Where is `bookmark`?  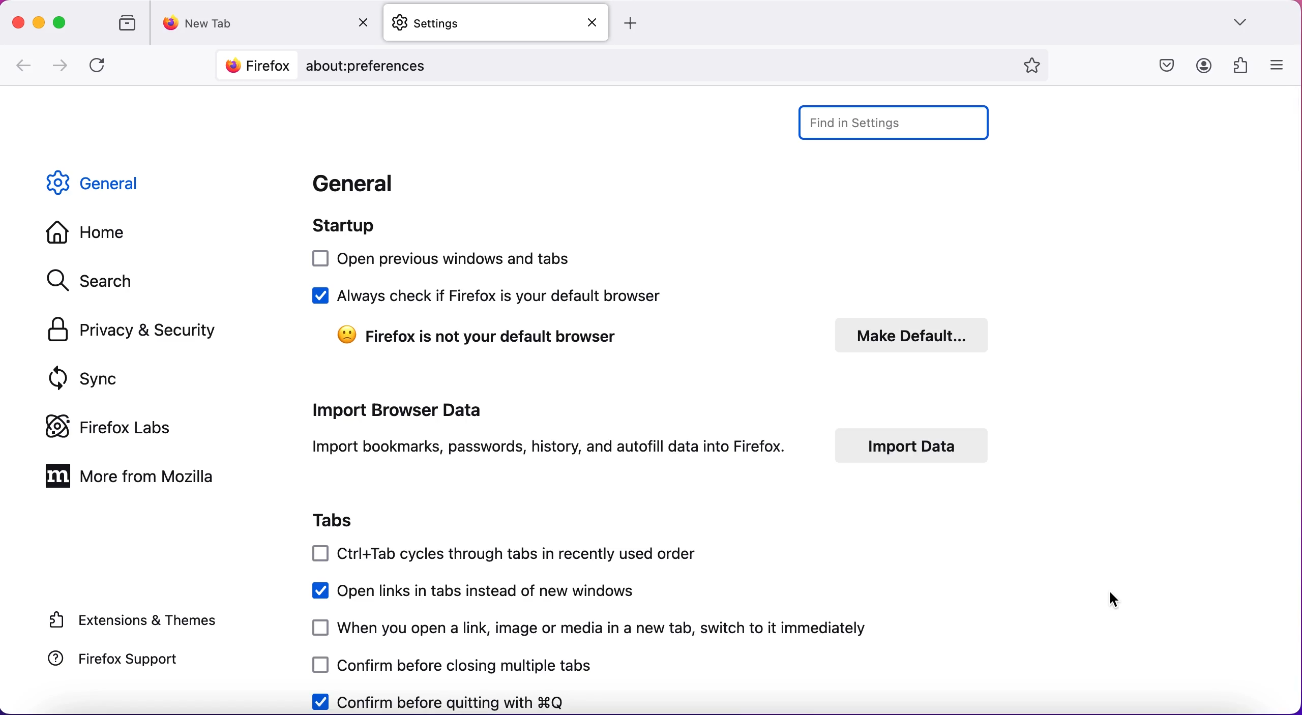
bookmark is located at coordinates (1029, 67).